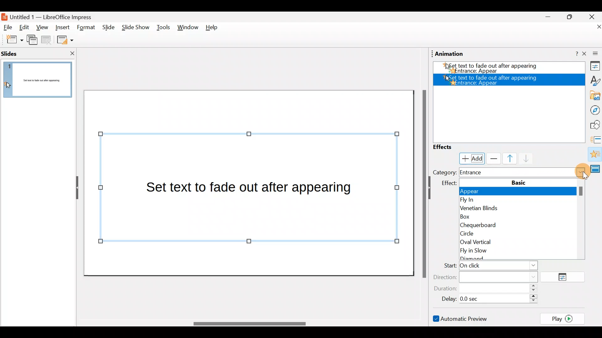 The image size is (602, 338). I want to click on Window, so click(188, 29).